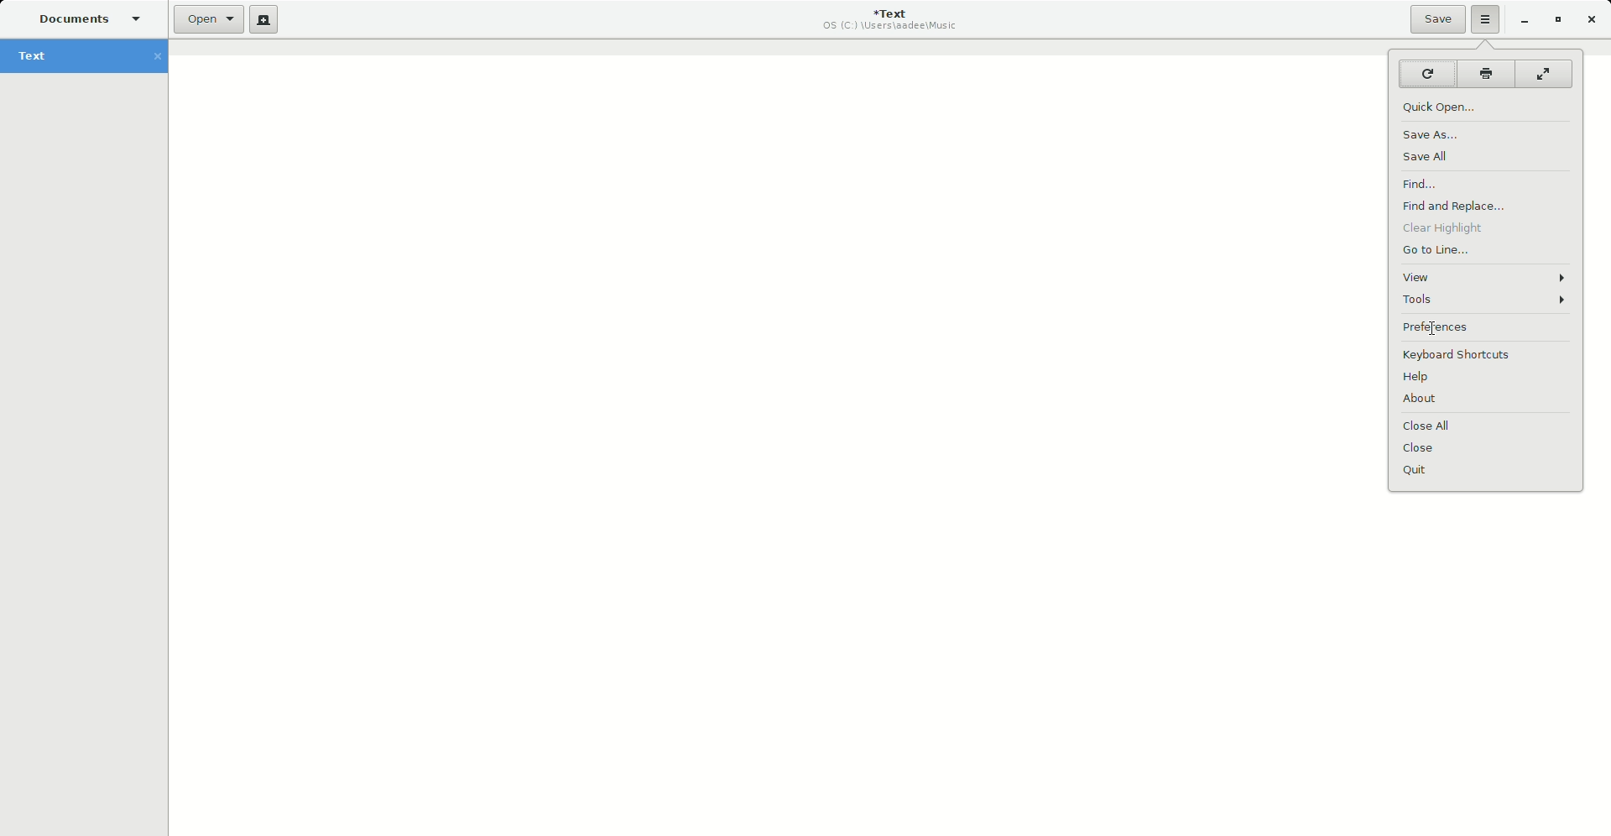 This screenshot has height=836, width=1611. Describe the element at coordinates (1426, 402) in the screenshot. I see `About` at that location.